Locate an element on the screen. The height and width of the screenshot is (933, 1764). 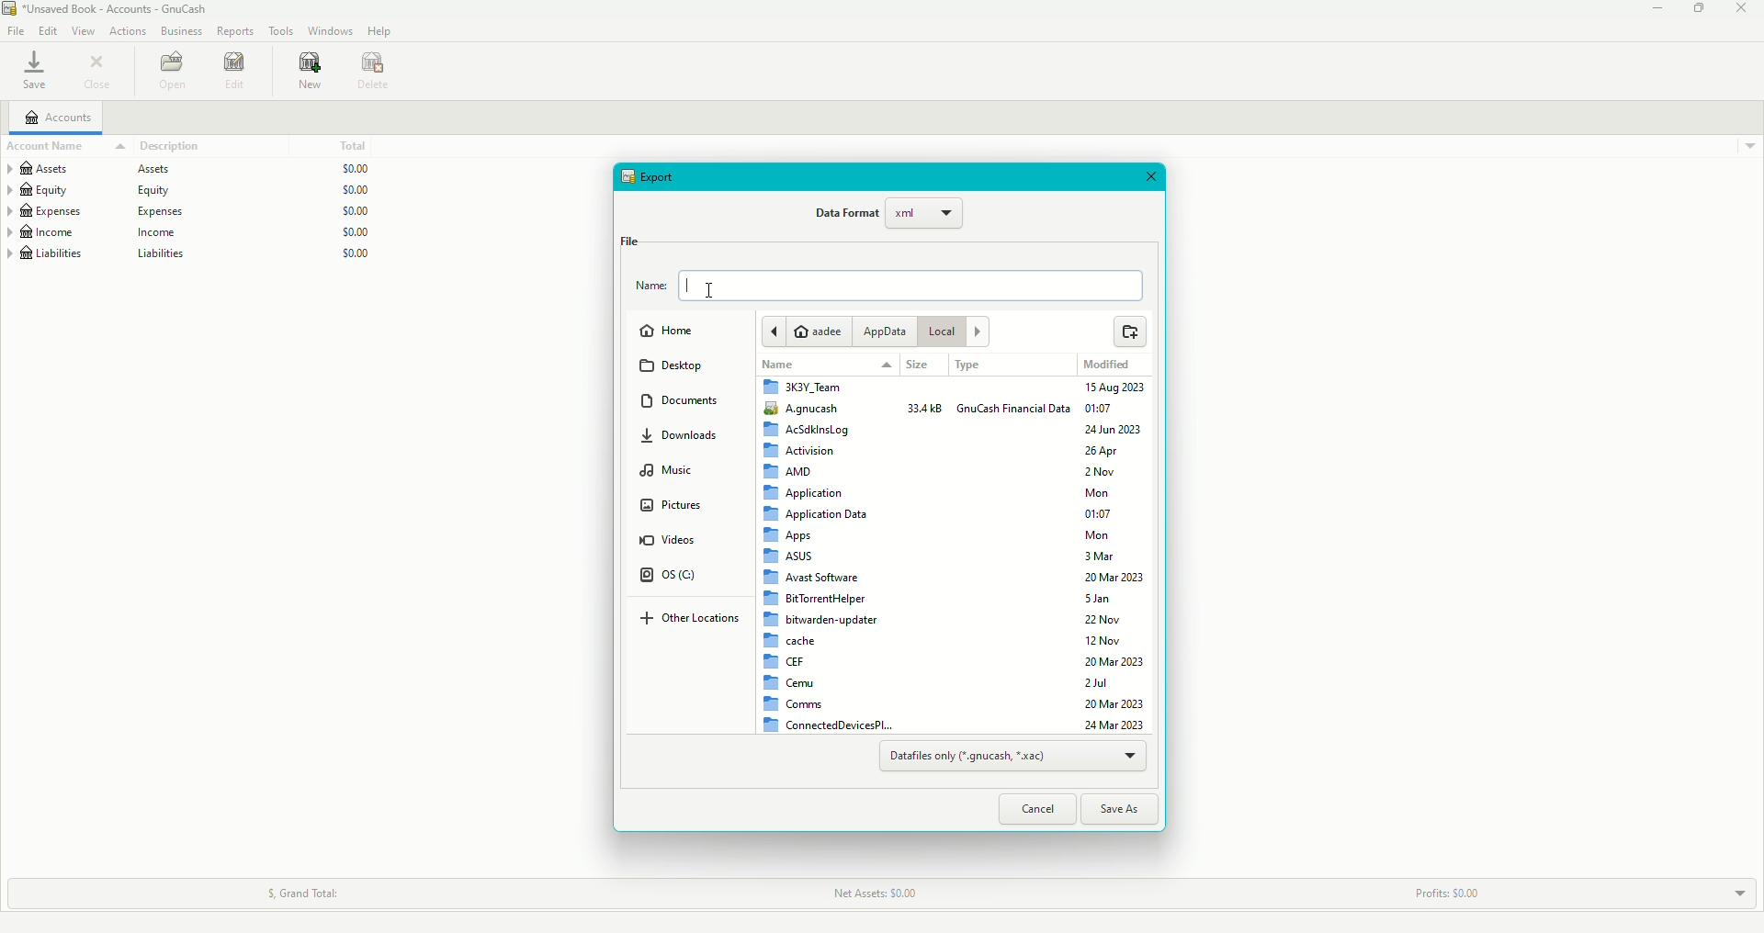
Grant Total is located at coordinates (315, 888).